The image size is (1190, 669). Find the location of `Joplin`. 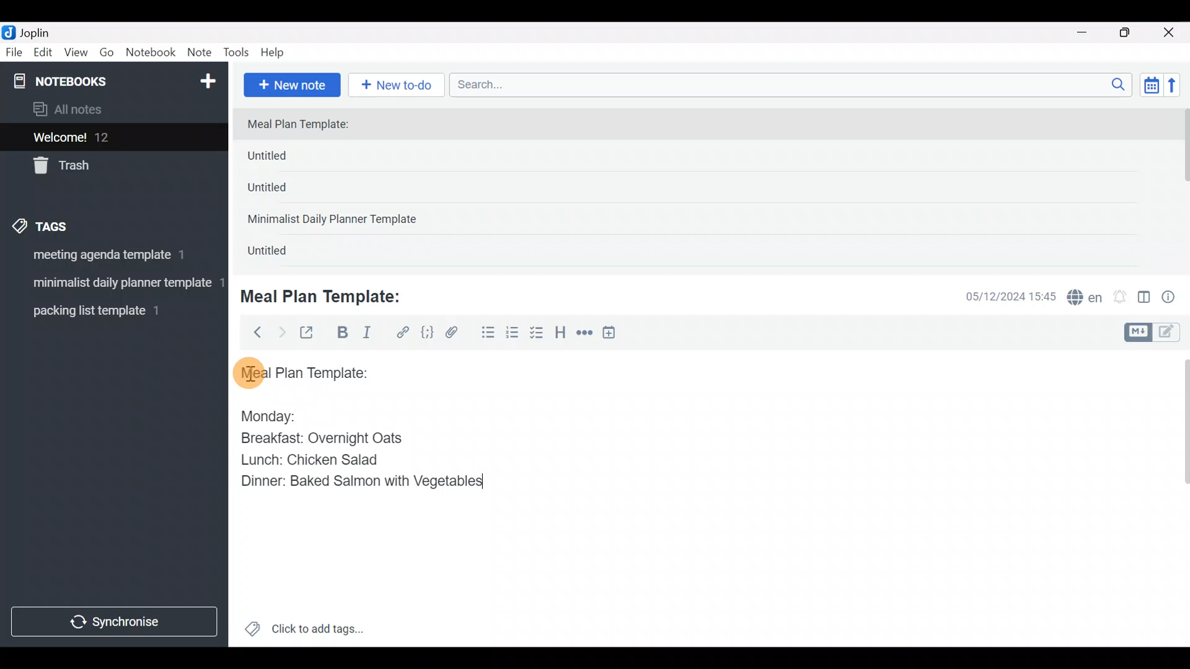

Joplin is located at coordinates (43, 31).